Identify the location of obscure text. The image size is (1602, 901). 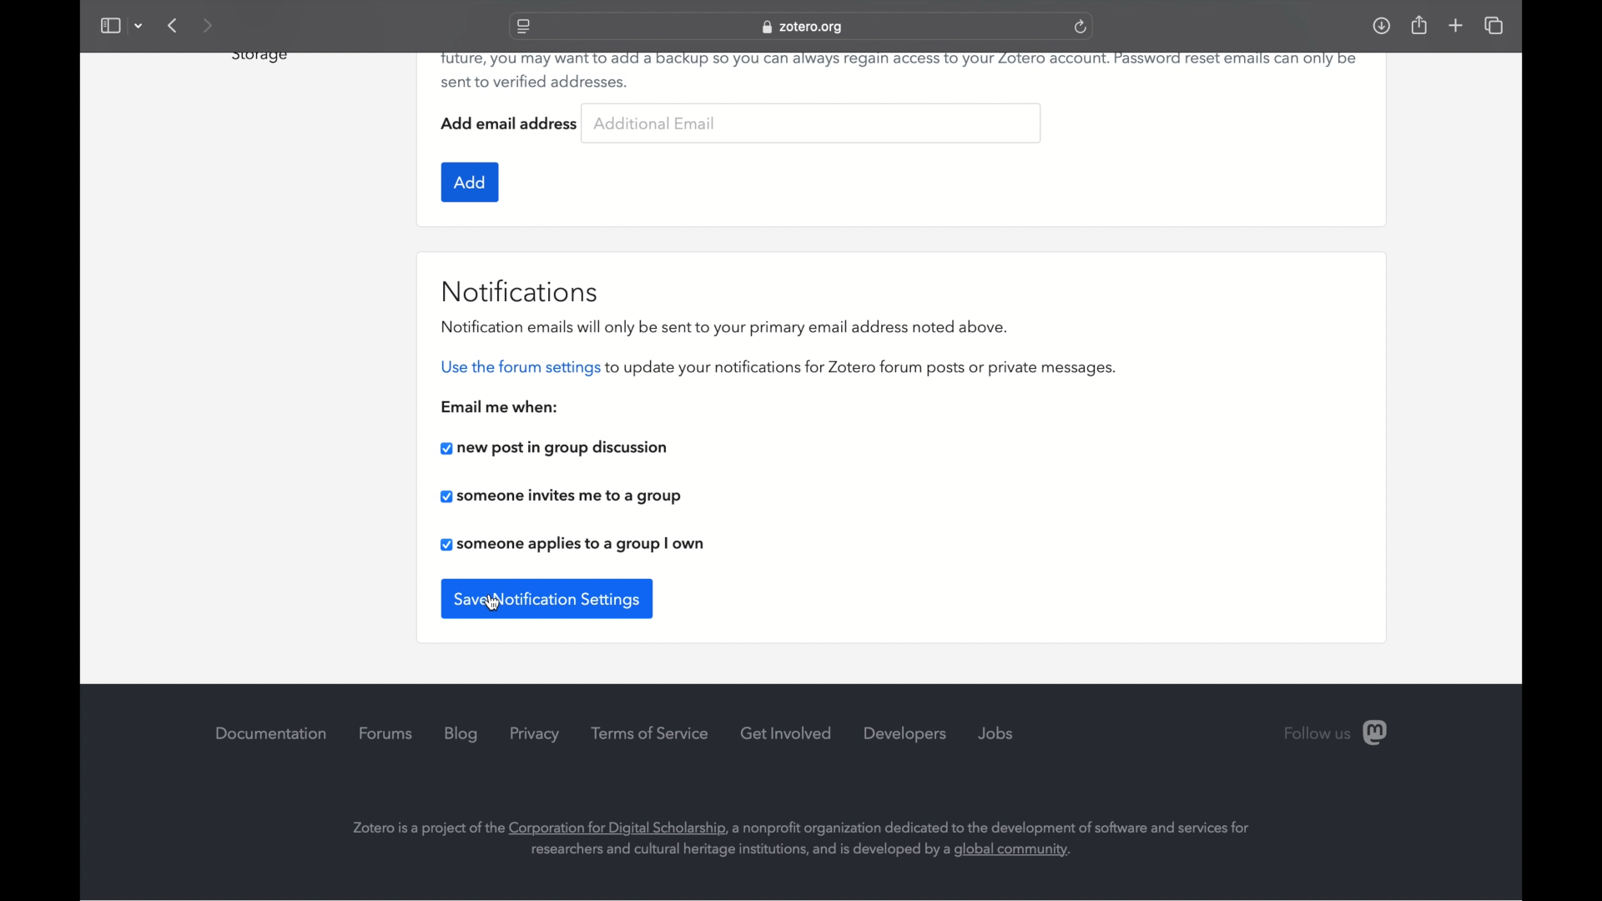
(257, 58).